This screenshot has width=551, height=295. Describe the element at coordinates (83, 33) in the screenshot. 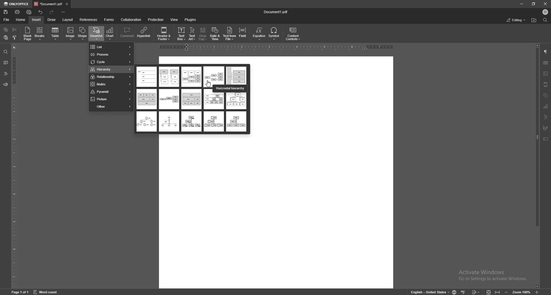

I see `shape` at that location.